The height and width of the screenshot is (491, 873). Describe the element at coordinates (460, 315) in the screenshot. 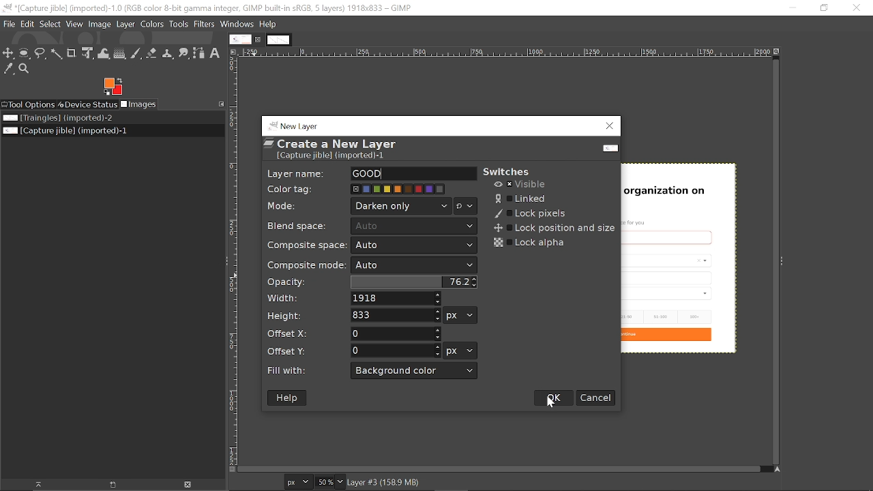

I see `Height units` at that location.